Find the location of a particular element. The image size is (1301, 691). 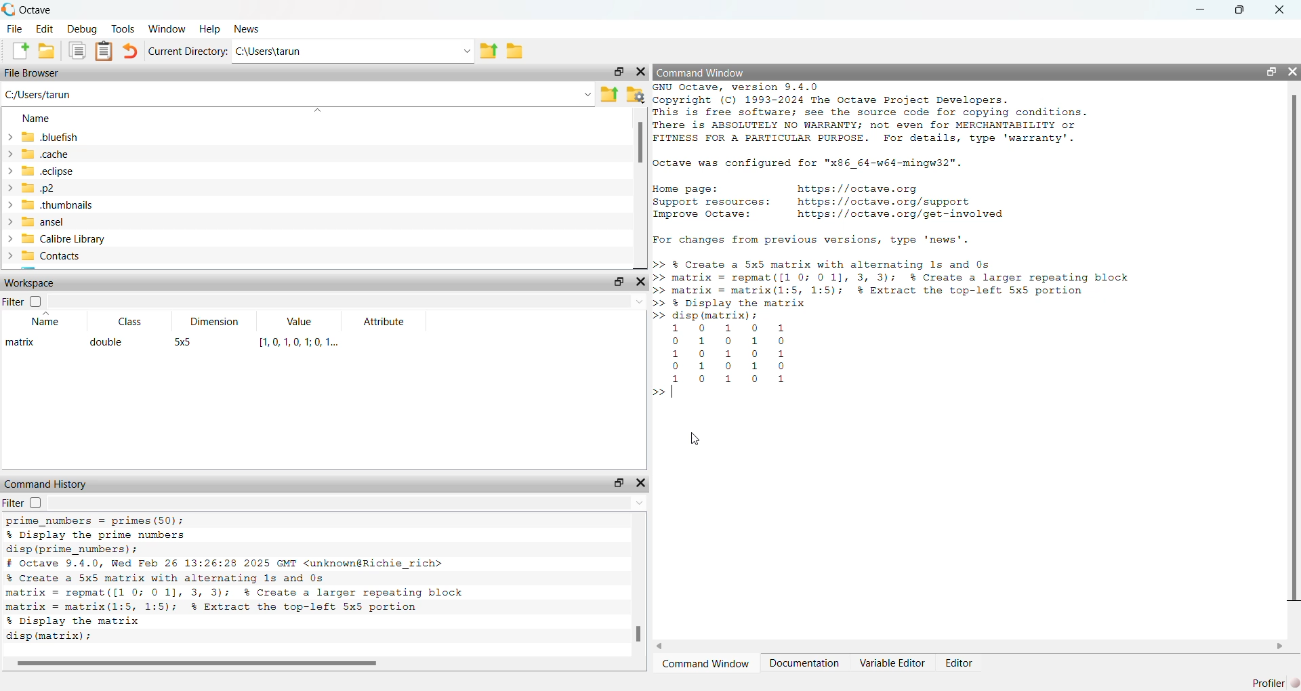

add folder is located at coordinates (47, 51).